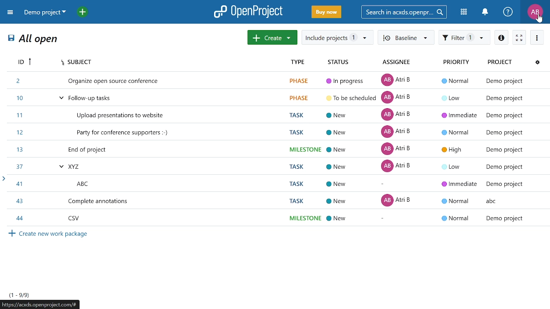 The height and width of the screenshot is (309, 550). I want to click on status, so click(339, 62).